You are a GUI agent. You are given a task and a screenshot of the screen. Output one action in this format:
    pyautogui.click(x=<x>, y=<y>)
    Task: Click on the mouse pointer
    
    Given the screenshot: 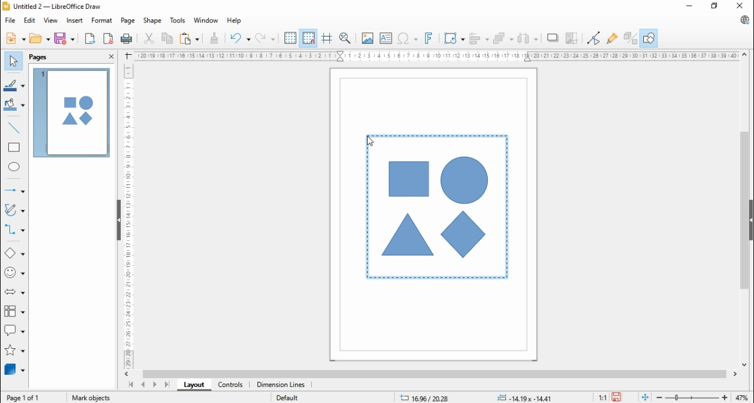 What is the action you would take?
    pyautogui.click(x=369, y=140)
    